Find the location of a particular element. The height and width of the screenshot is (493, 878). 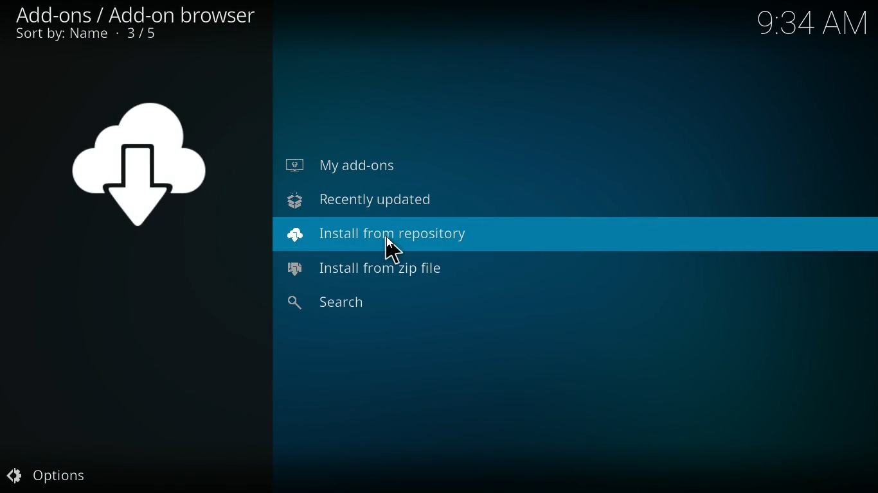

search is located at coordinates (363, 306).